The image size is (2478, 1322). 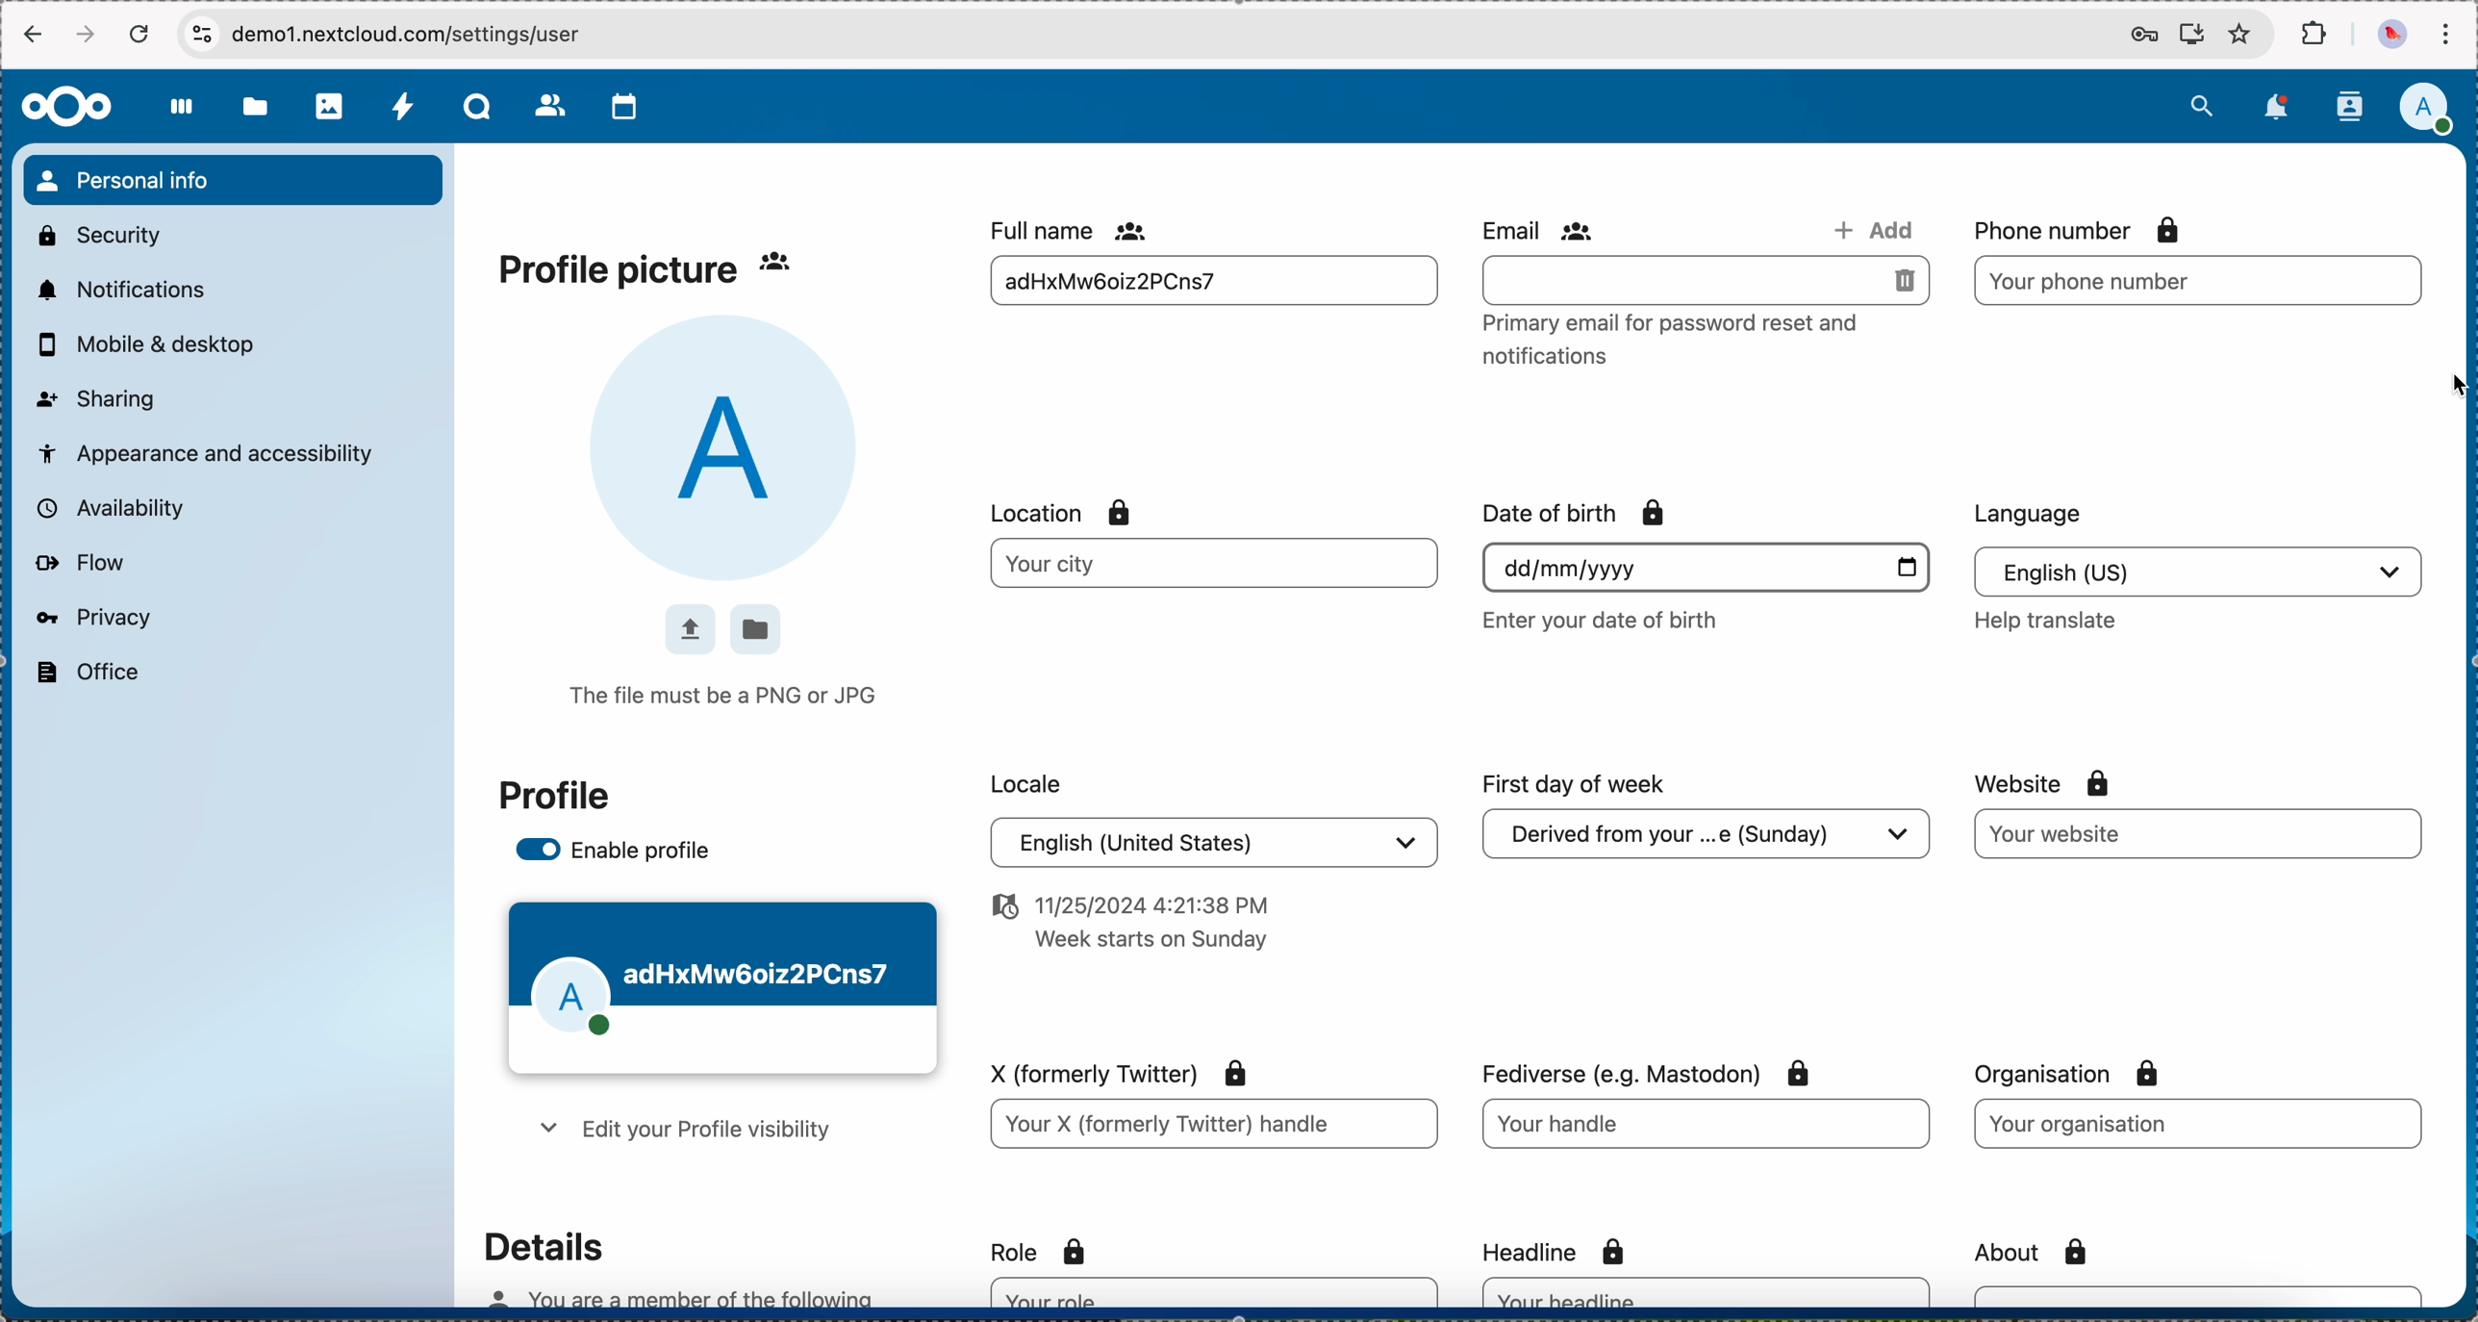 What do you see at coordinates (97, 396) in the screenshot?
I see `sharing` at bounding box center [97, 396].